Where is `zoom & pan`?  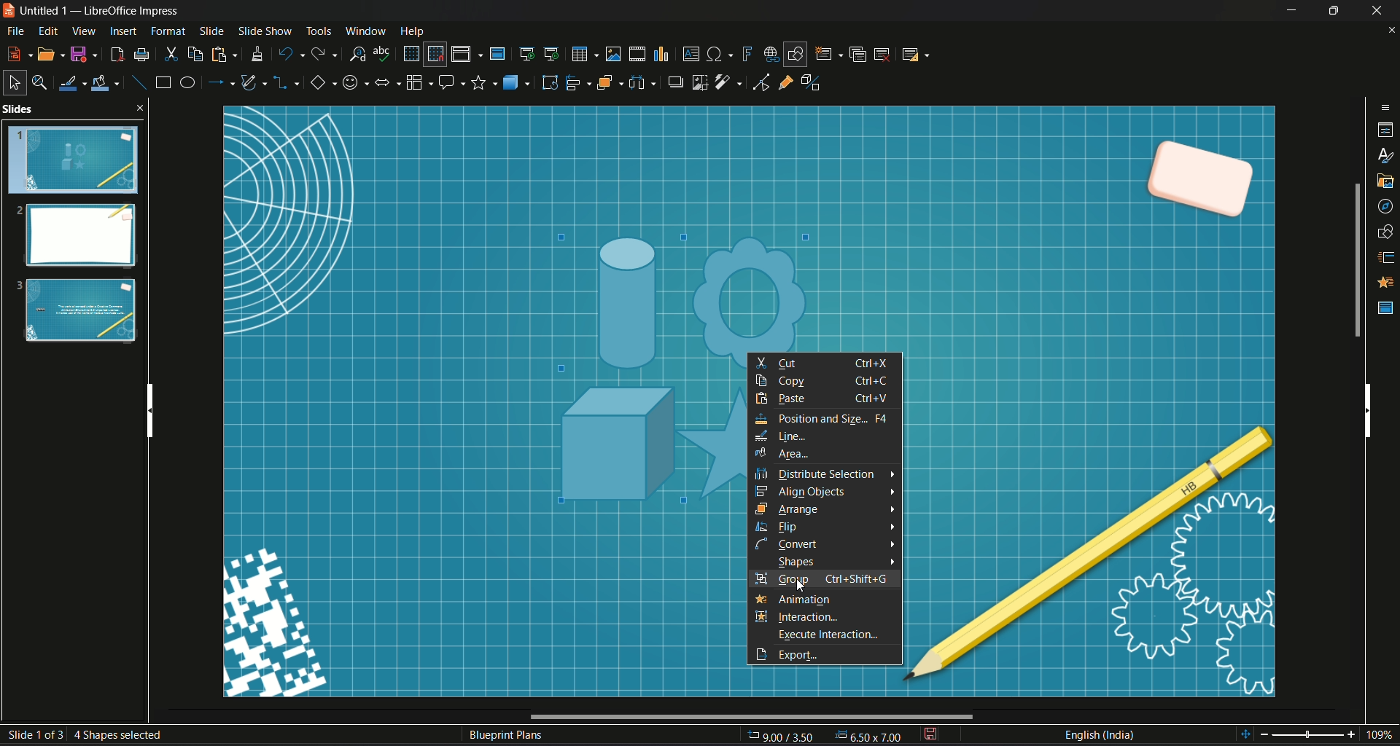 zoom & pan is located at coordinates (39, 80).